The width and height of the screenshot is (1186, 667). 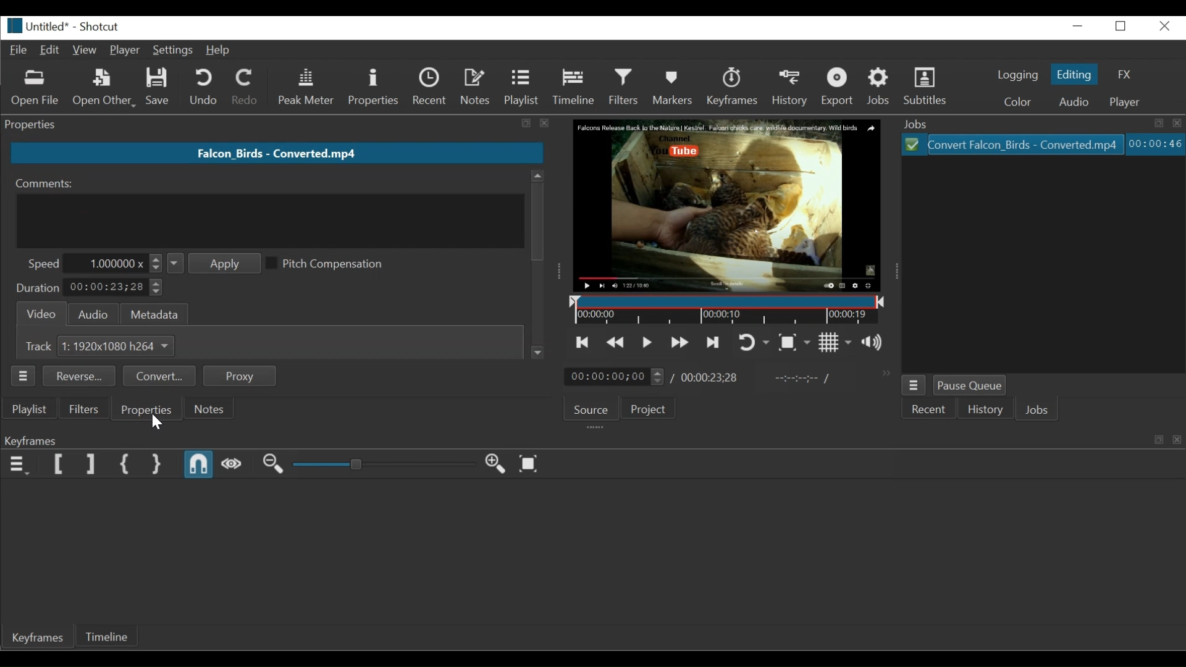 What do you see at coordinates (531, 464) in the screenshot?
I see `Zoom keyframe to fit` at bounding box center [531, 464].